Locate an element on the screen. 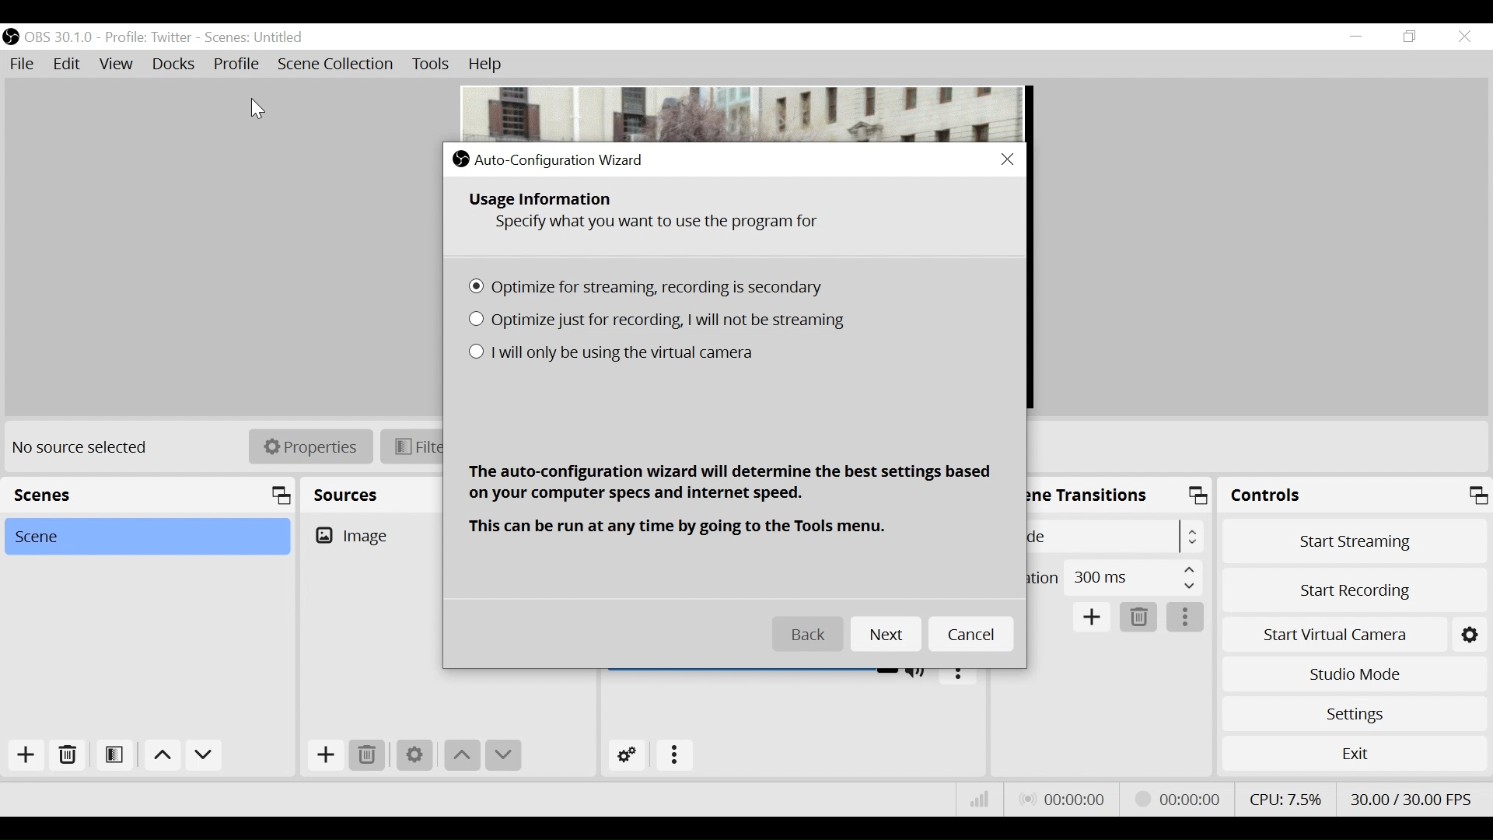 The image size is (1493, 840). move up is located at coordinates (162, 756).